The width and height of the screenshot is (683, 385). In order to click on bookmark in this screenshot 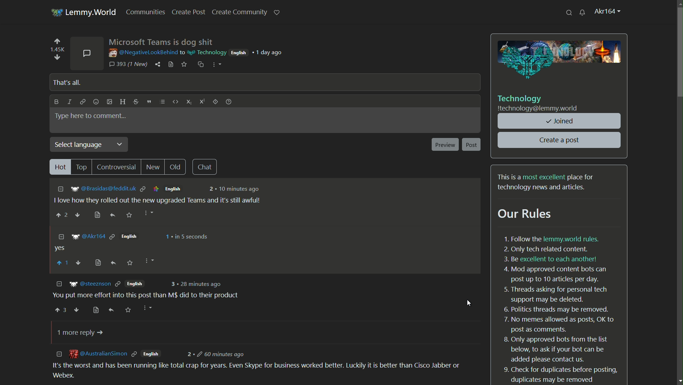, I will do `click(97, 215)`.